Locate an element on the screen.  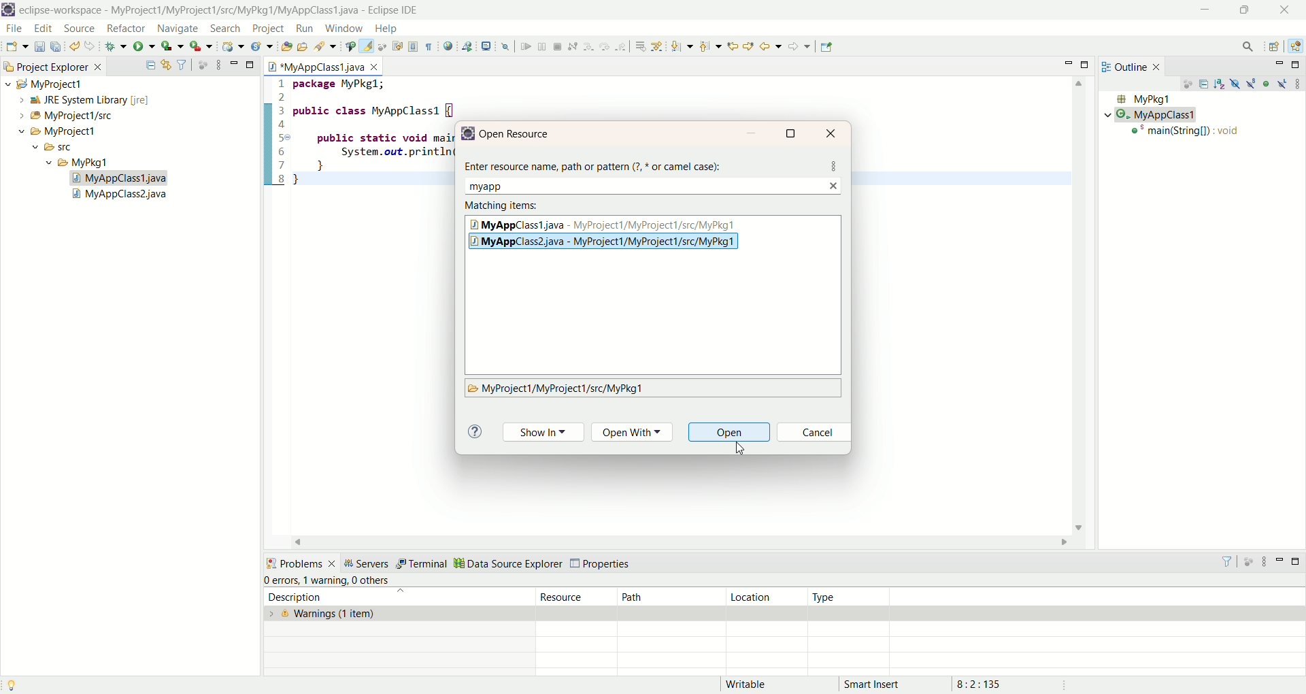
launch web service explorer is located at coordinates (467, 46).